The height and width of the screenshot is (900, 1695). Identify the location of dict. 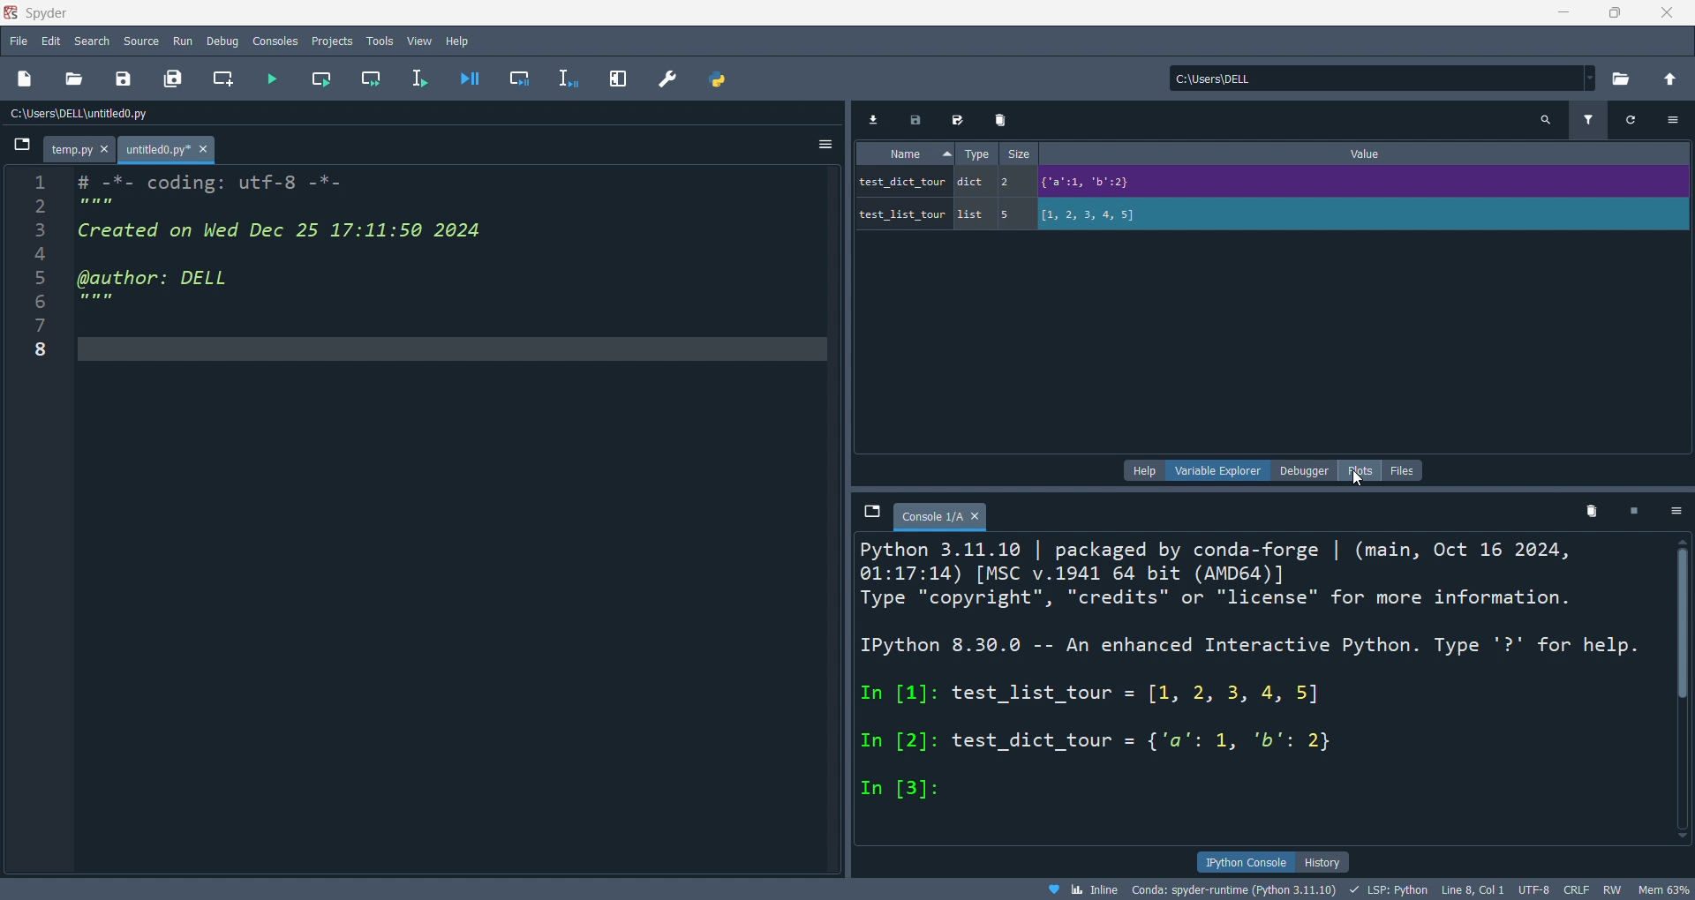
(968, 181).